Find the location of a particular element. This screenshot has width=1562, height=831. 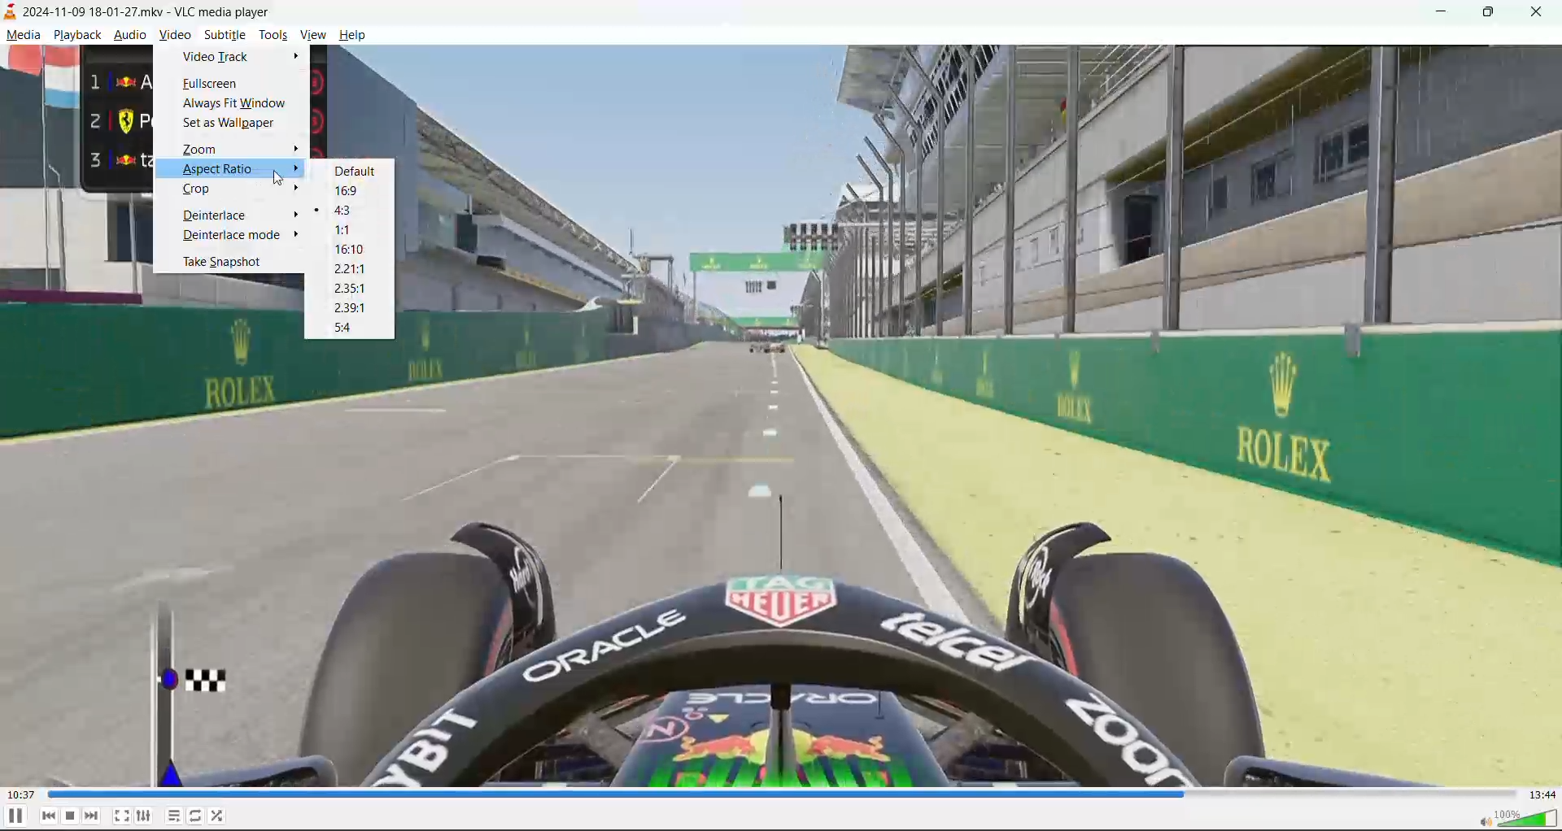

next is located at coordinates (90, 817).